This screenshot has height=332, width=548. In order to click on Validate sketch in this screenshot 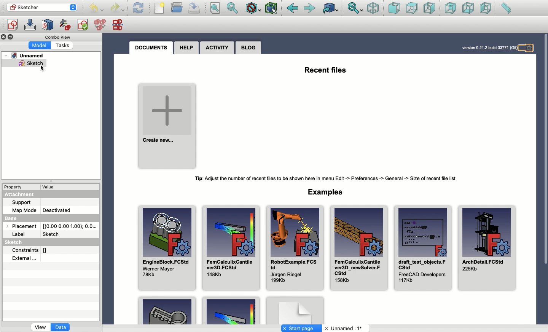, I will do `click(83, 26)`.